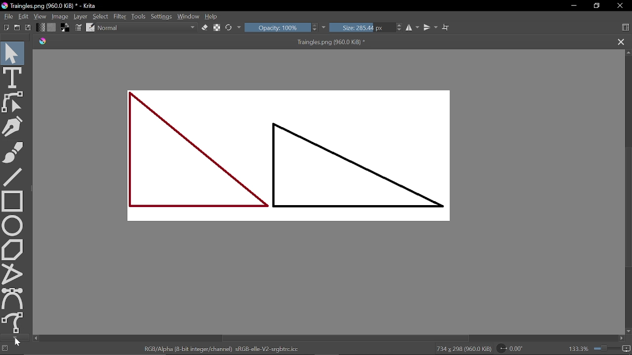 Image resolution: width=632 pixels, height=355 pixels. What do you see at coordinates (515, 348) in the screenshot?
I see `Rotate` at bounding box center [515, 348].